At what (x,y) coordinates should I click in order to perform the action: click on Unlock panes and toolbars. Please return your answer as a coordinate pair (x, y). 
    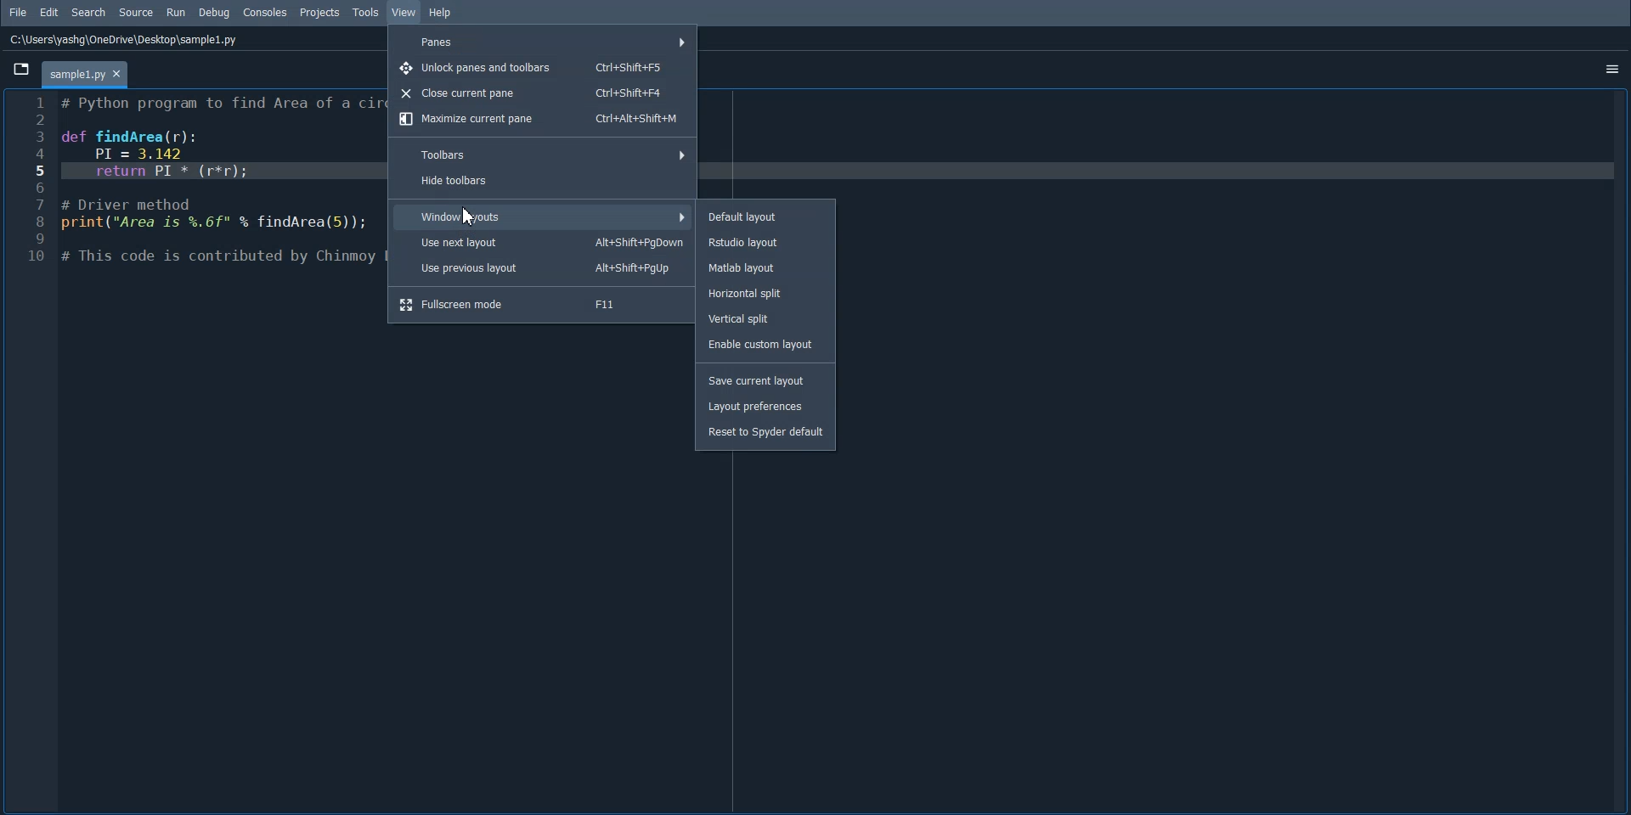
    Looking at the image, I should click on (539, 69).